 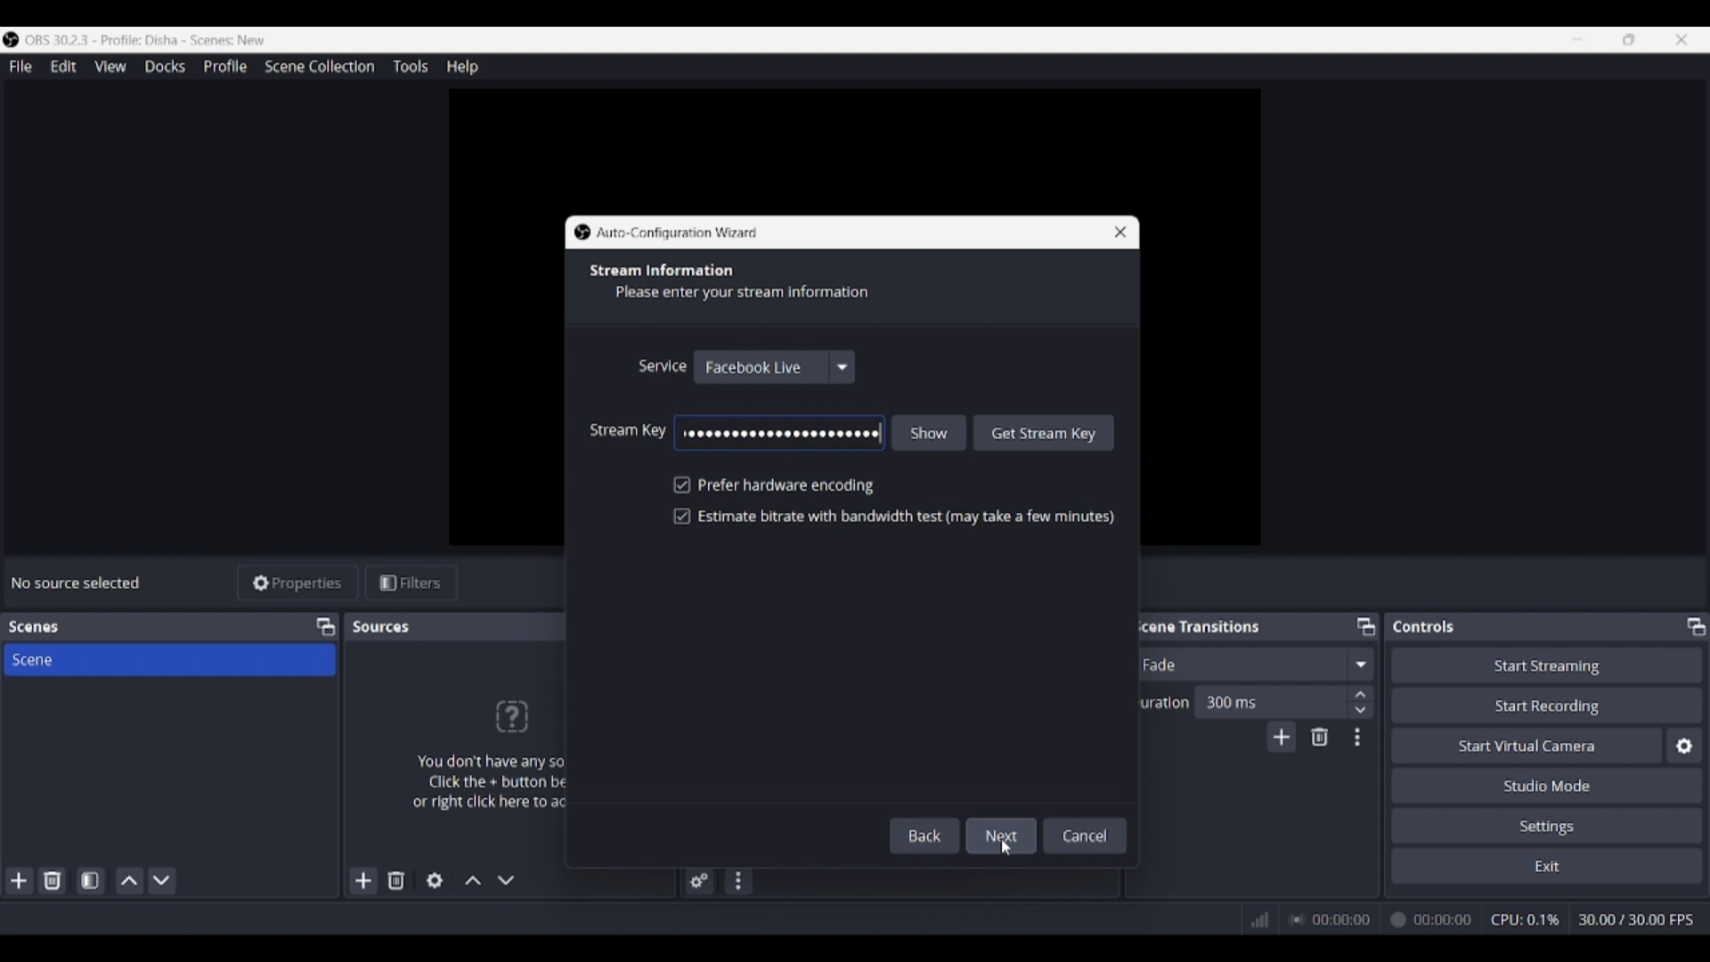 I want to click on Open scene filters, so click(x=90, y=880).